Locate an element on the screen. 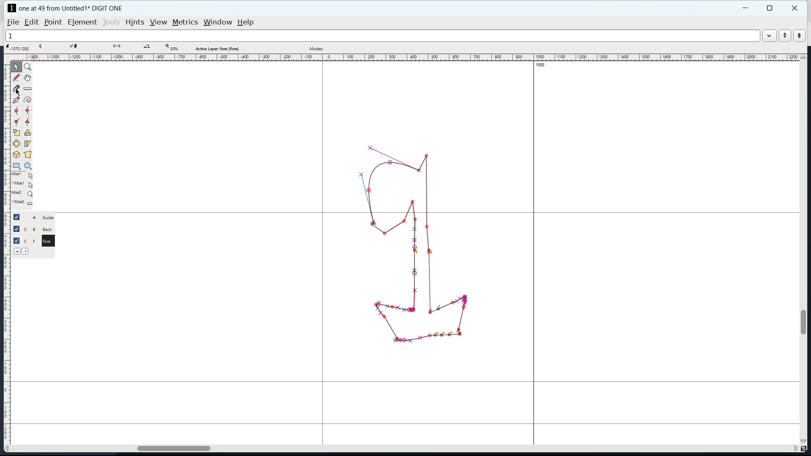 Image resolution: width=811 pixels, height=456 pixels. polygon or star is located at coordinates (27, 165).